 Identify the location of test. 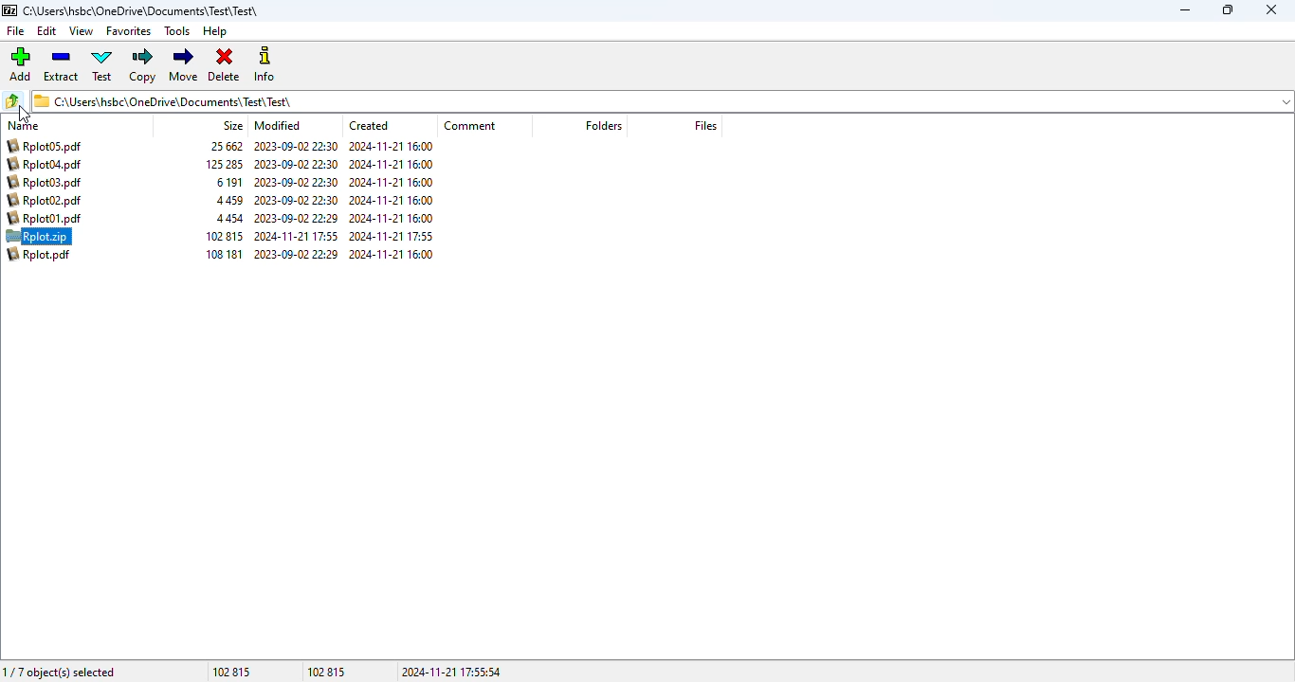
(102, 65).